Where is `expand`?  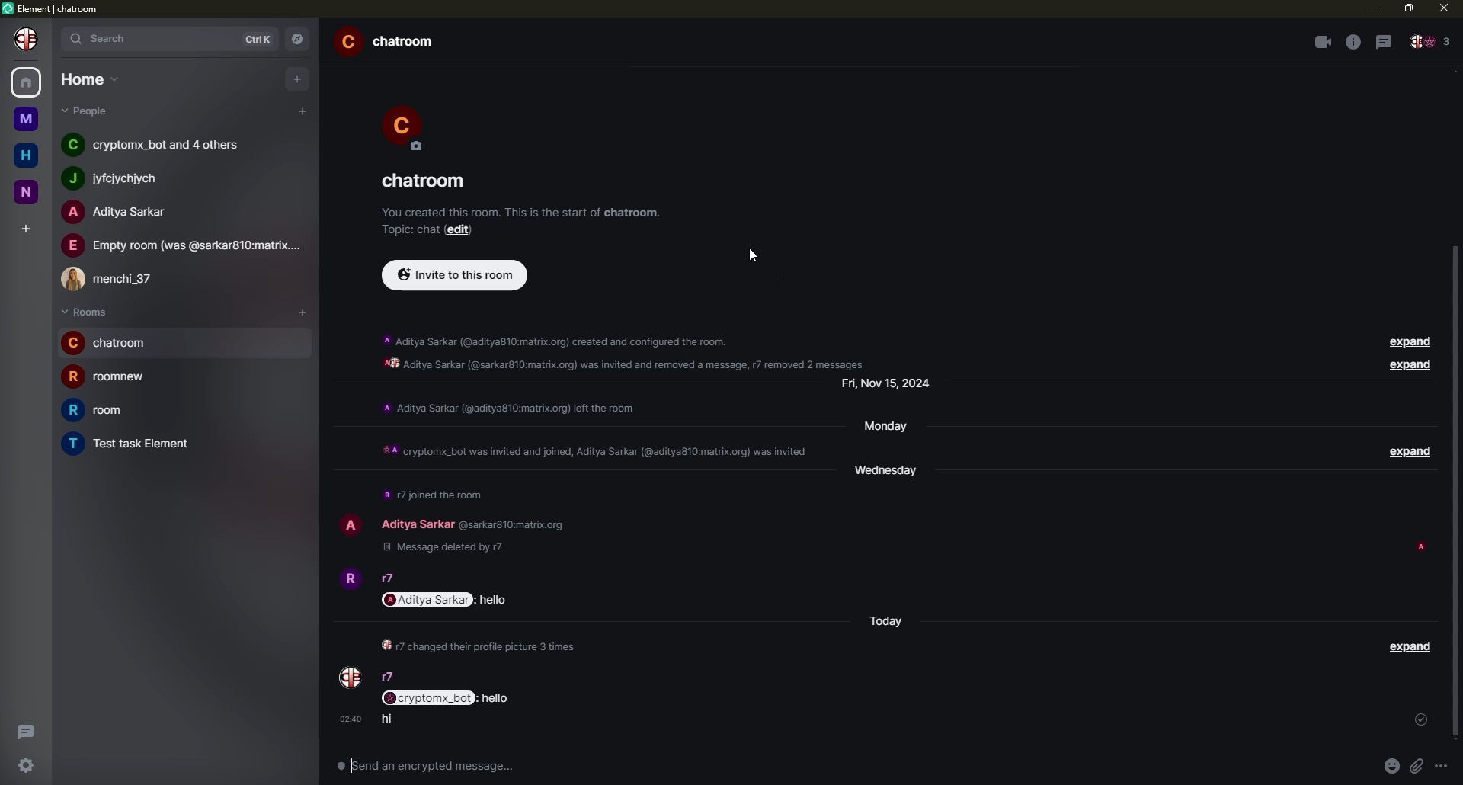
expand is located at coordinates (1411, 652).